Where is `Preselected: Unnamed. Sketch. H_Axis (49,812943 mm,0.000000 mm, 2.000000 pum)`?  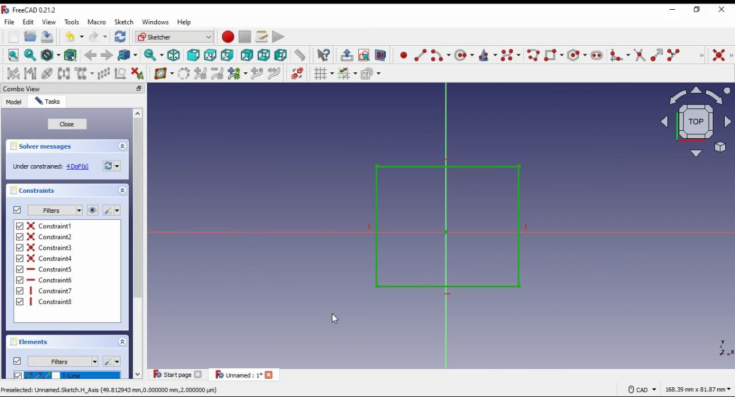 Preselected: Unnamed. Sketch. H_Axis (49,812943 mm,0.000000 mm, 2.000000 pum) is located at coordinates (111, 390).